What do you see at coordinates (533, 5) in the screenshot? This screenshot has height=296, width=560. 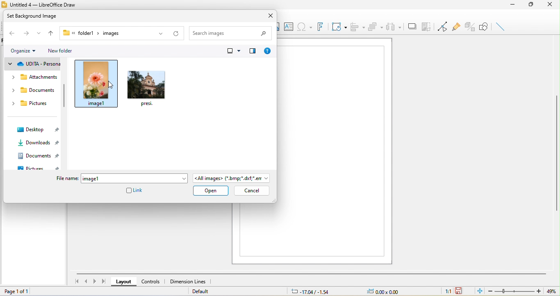 I see `maximize` at bounding box center [533, 5].